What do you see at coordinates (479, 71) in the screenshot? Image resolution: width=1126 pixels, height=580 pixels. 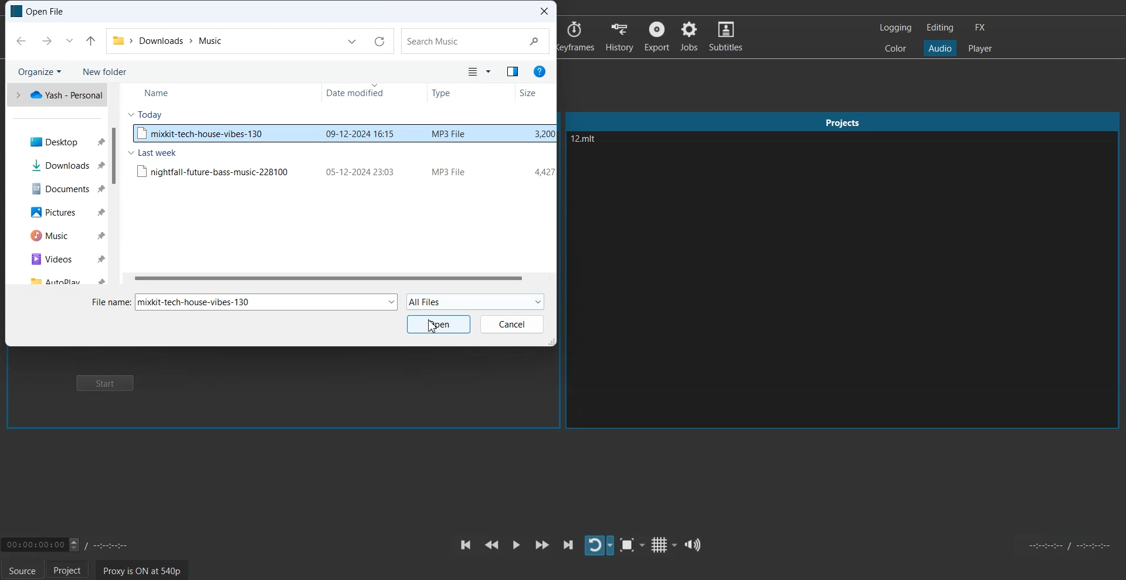 I see `Folder View mode` at bounding box center [479, 71].